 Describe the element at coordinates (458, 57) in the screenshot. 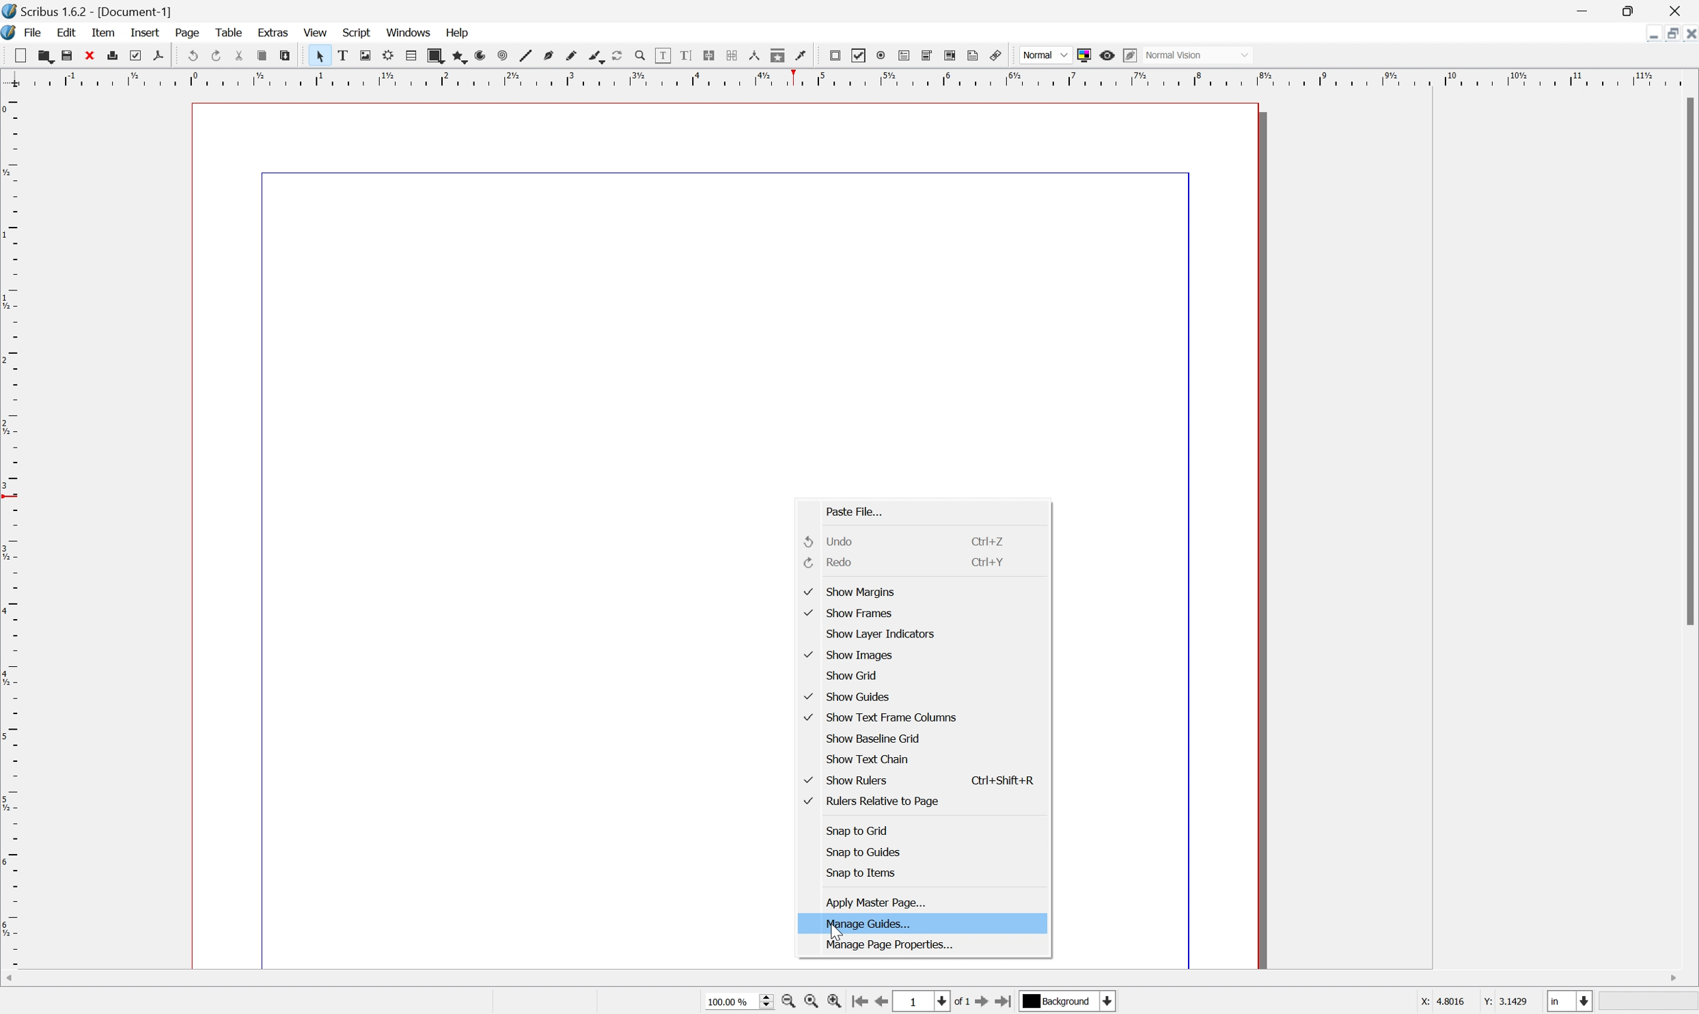

I see `polygon` at that location.